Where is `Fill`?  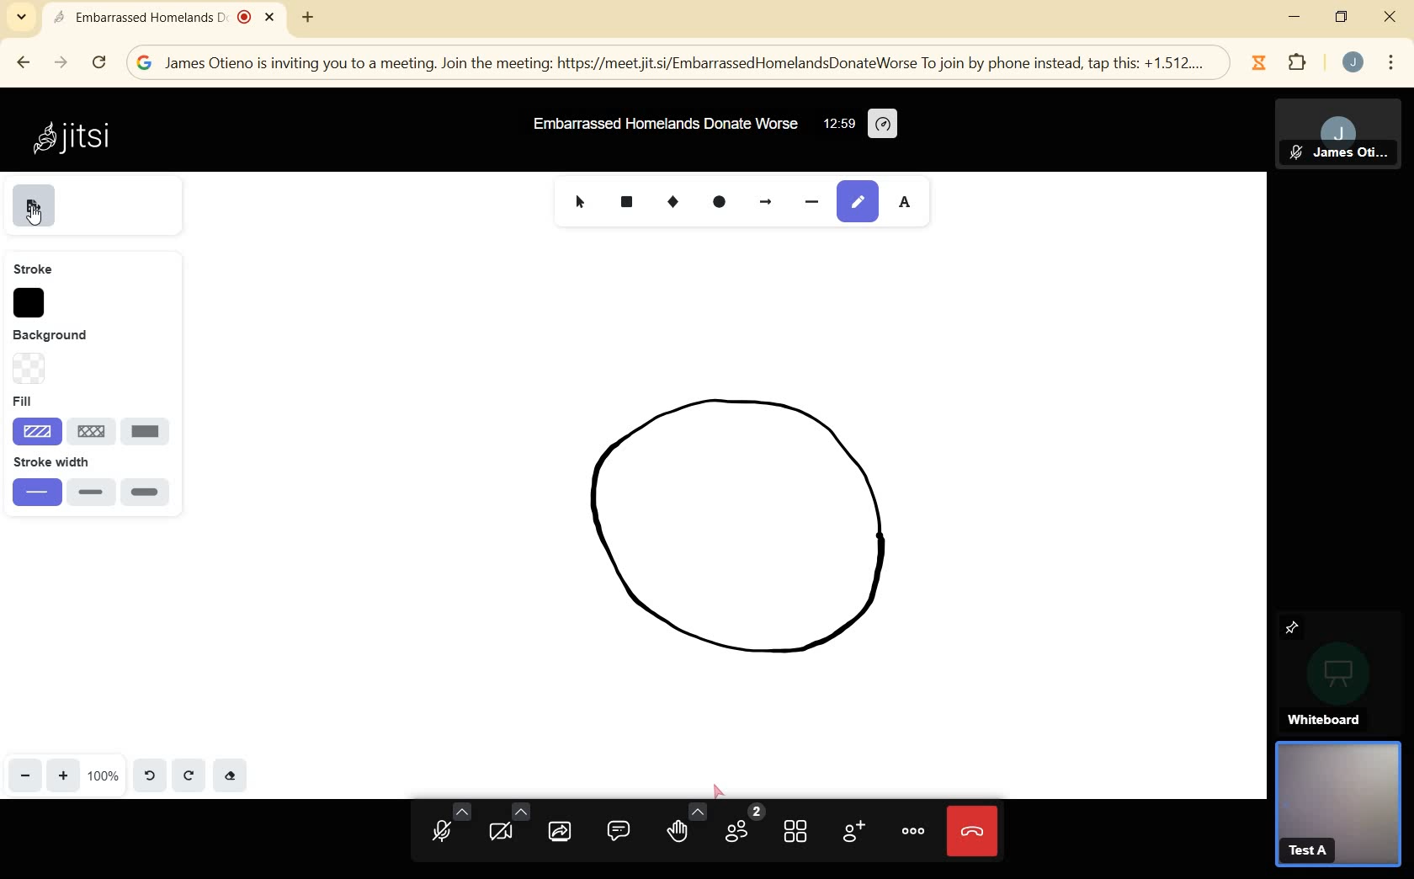
Fill is located at coordinates (88, 400).